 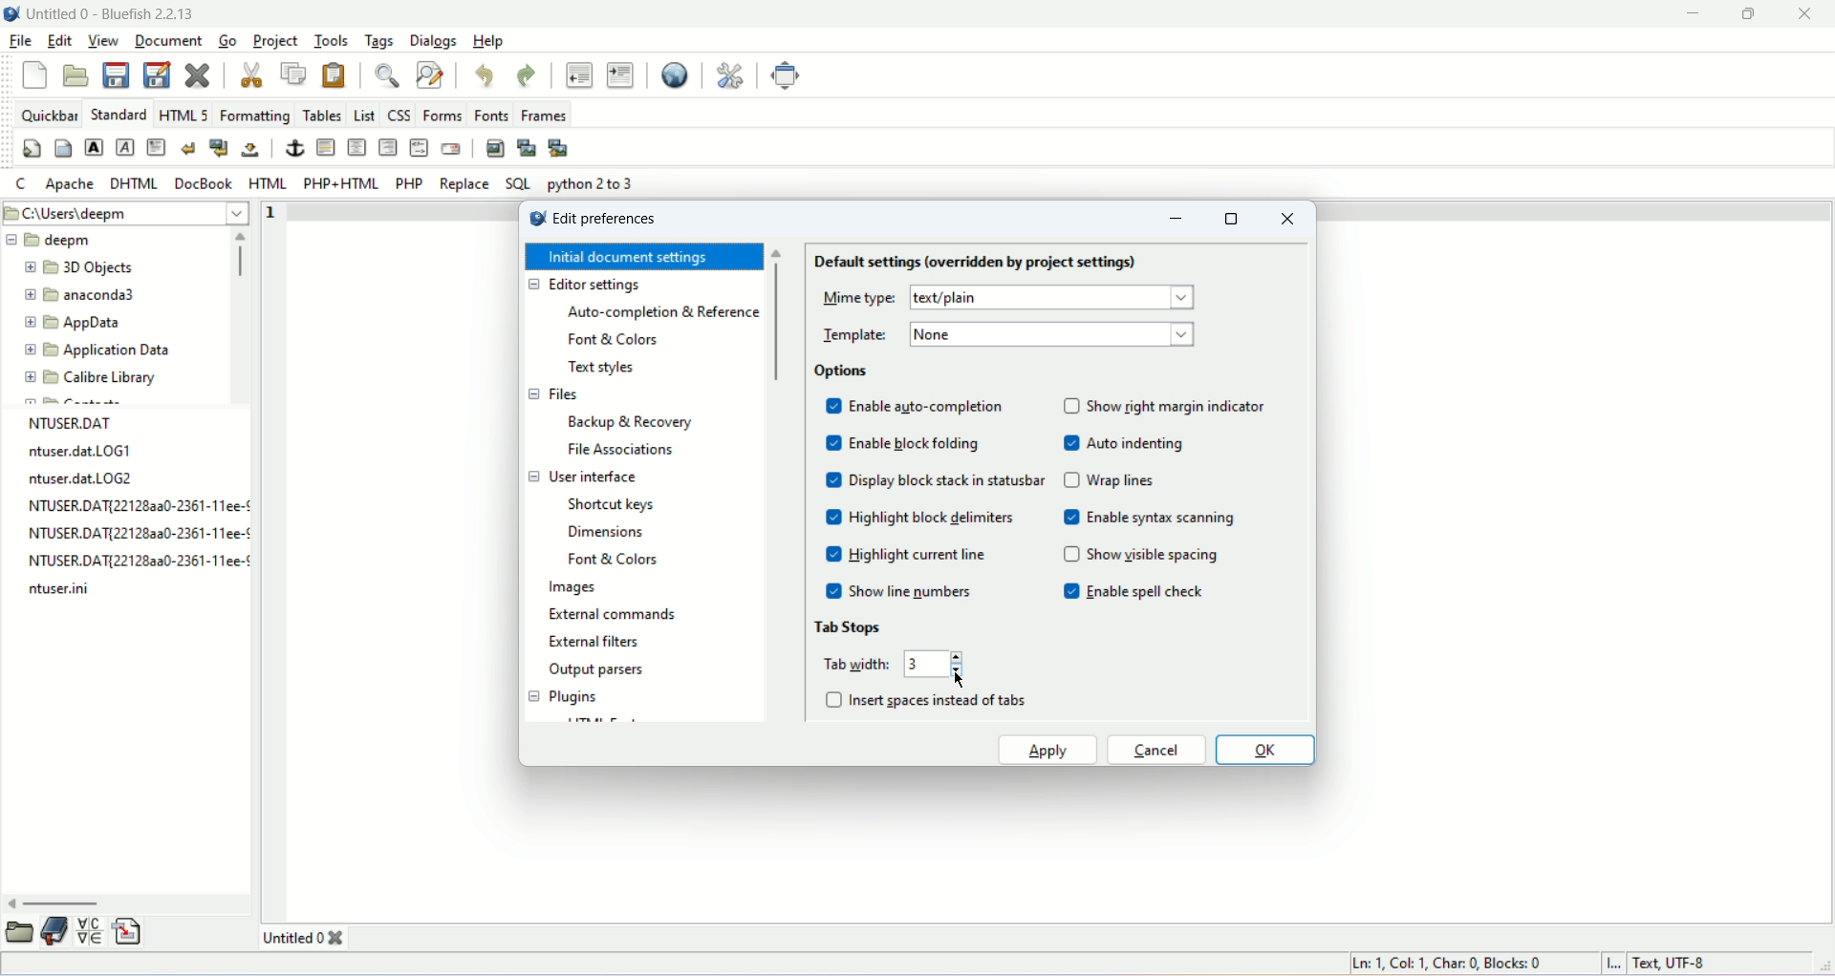 I want to click on quickstart, so click(x=32, y=149).